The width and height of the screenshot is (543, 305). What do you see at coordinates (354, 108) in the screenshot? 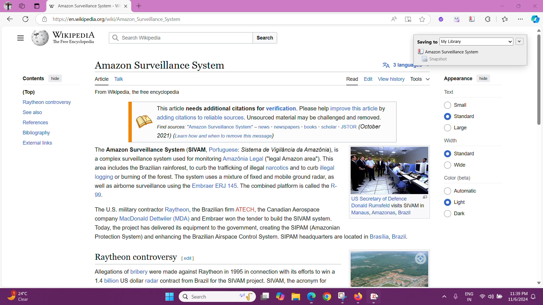
I see `improve this article` at bounding box center [354, 108].